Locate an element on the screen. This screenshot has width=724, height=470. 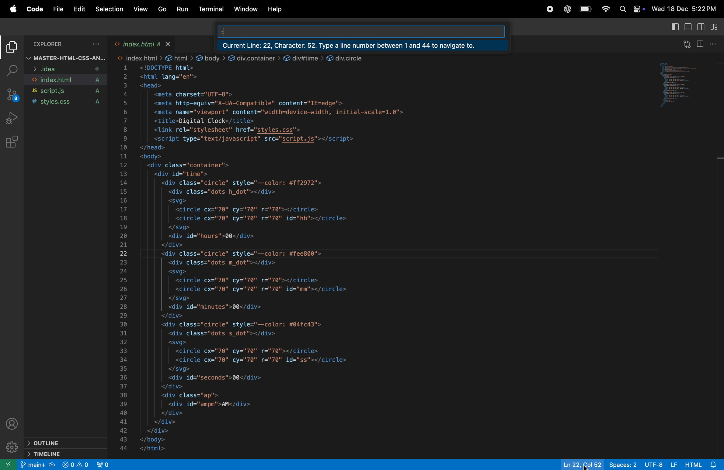
explorer is located at coordinates (68, 45).